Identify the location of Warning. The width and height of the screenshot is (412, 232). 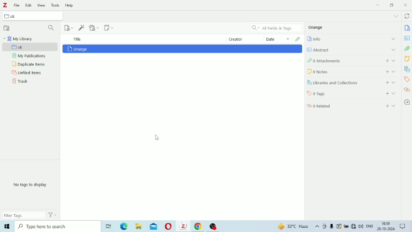
(339, 226).